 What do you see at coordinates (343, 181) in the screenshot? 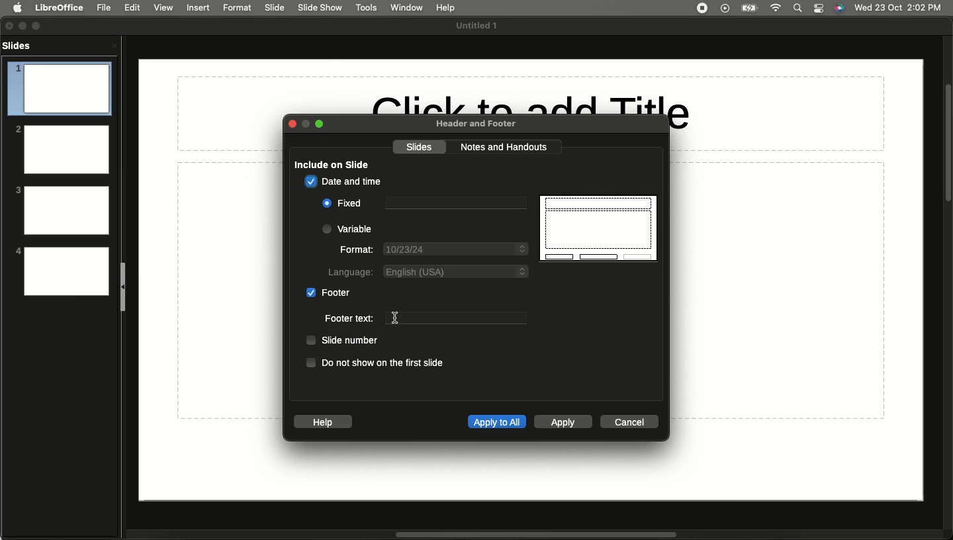
I see `Date and time` at bounding box center [343, 181].